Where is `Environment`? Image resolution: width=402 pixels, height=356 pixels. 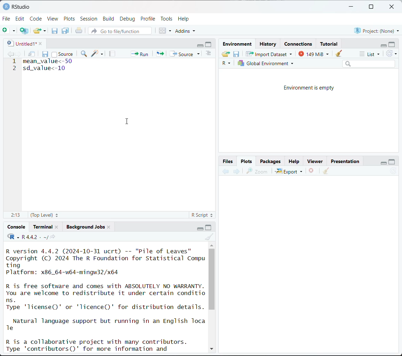 Environment is located at coordinates (239, 44).